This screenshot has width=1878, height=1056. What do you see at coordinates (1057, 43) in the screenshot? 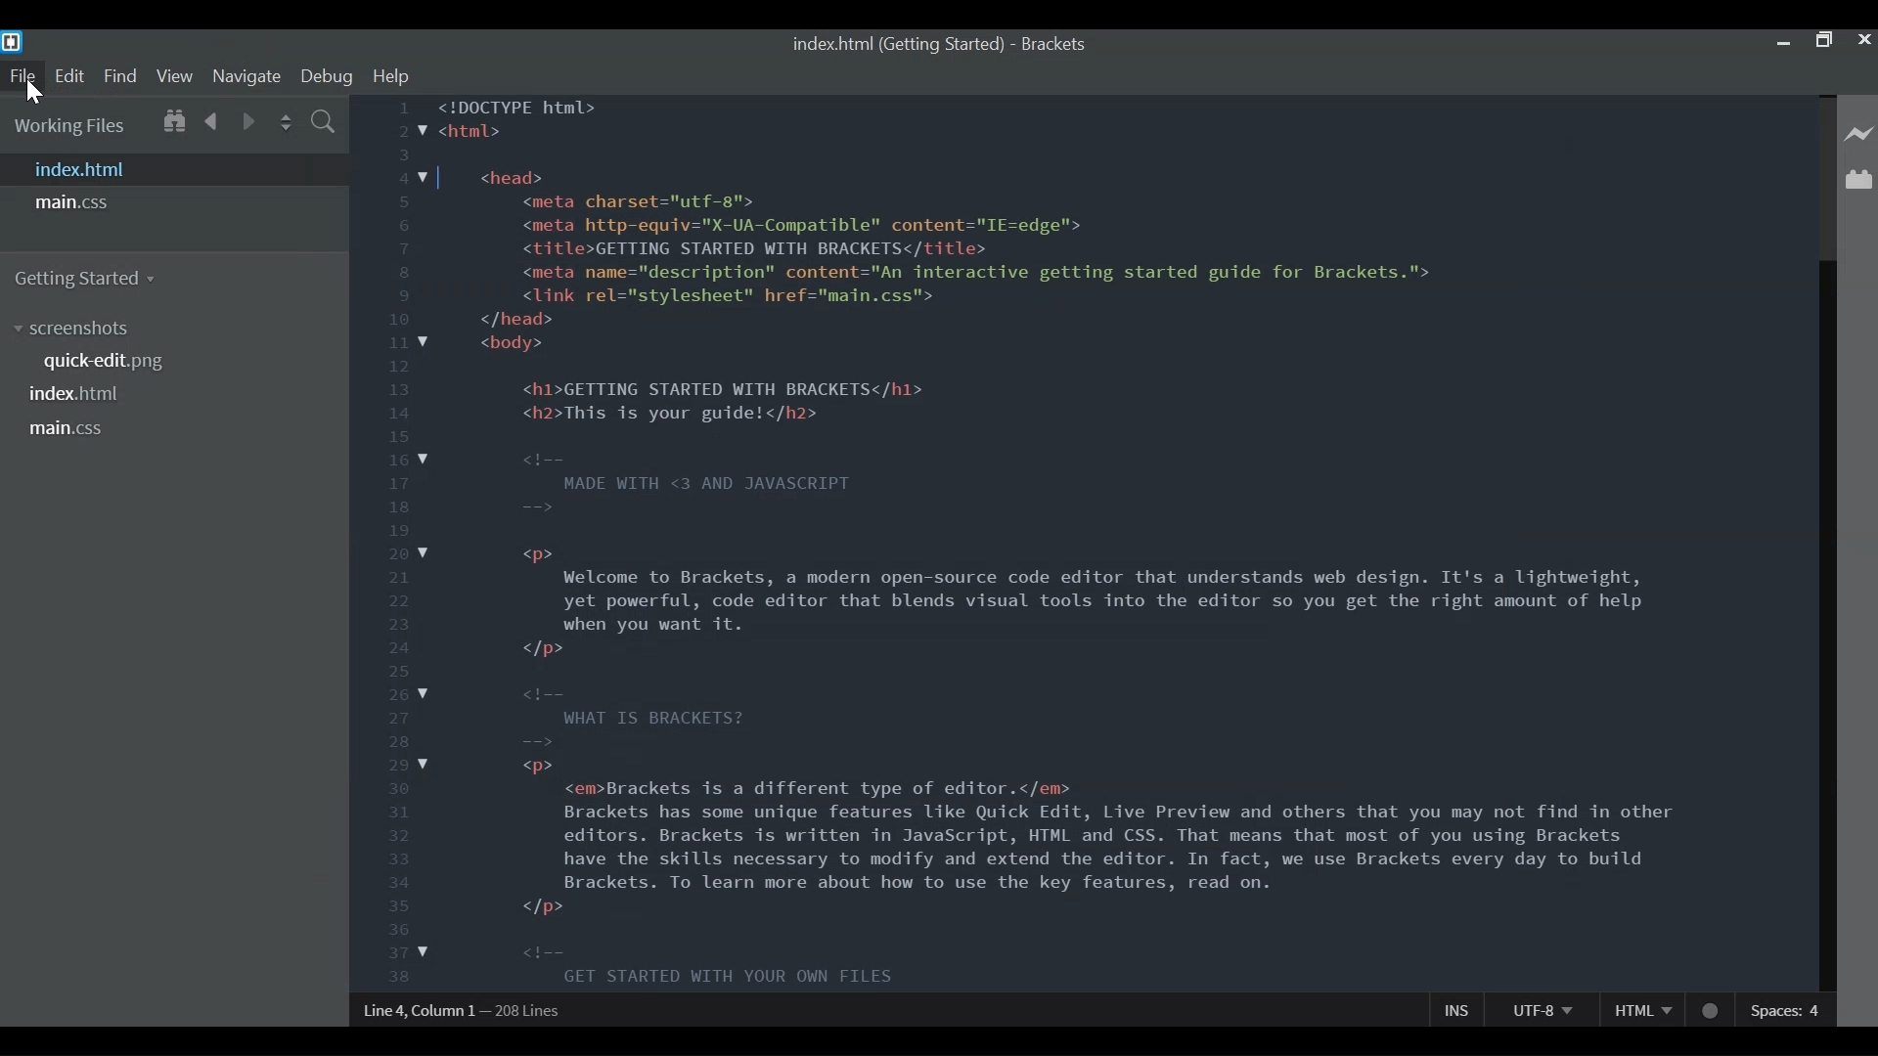
I see `Brackets` at bounding box center [1057, 43].